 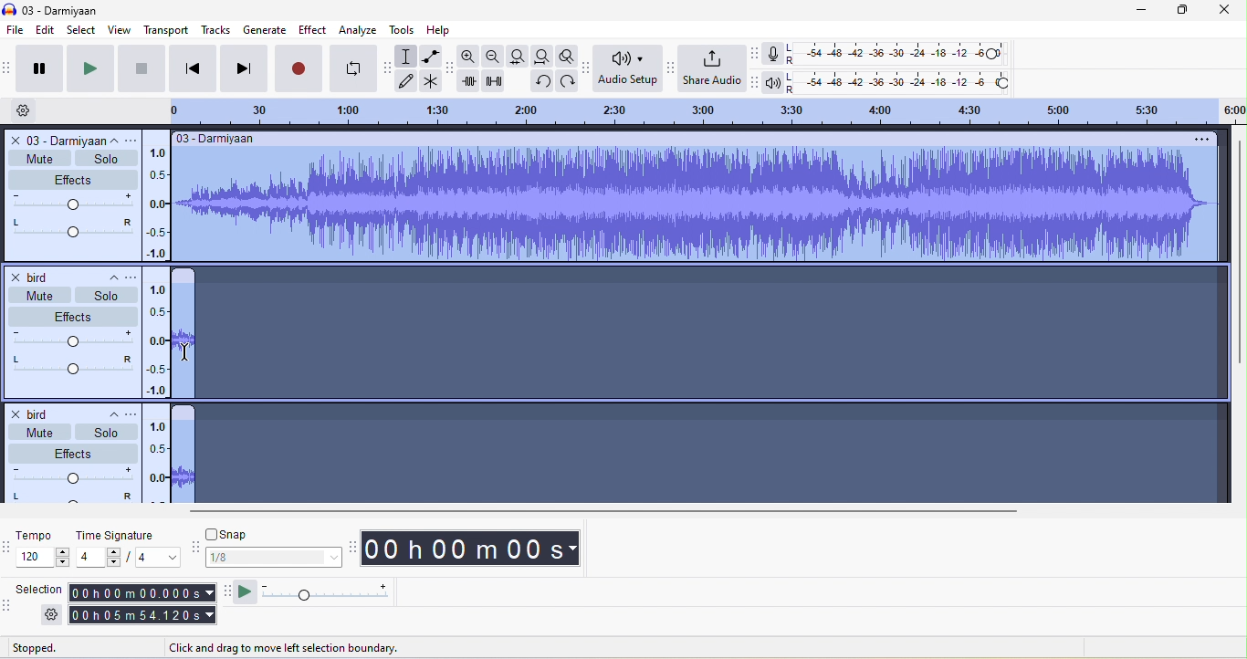 What do you see at coordinates (142, 590) in the screenshot?
I see `00 h 00 m 00. 000 s` at bounding box center [142, 590].